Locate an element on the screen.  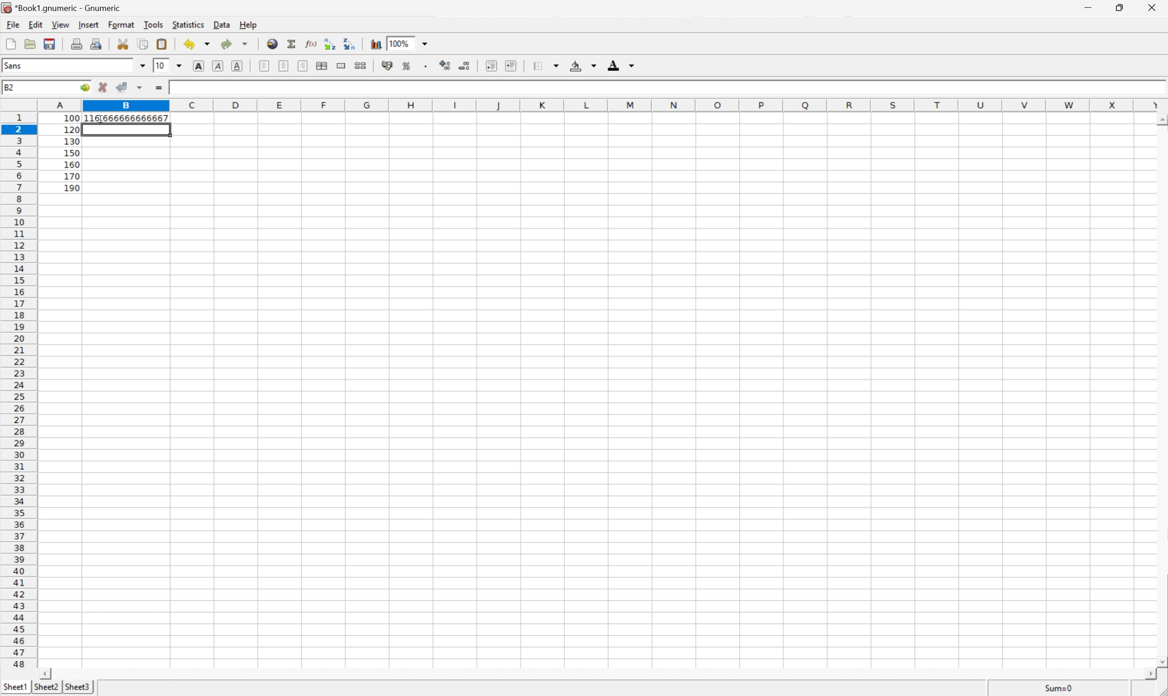
Sheet1 is located at coordinates (13, 687).